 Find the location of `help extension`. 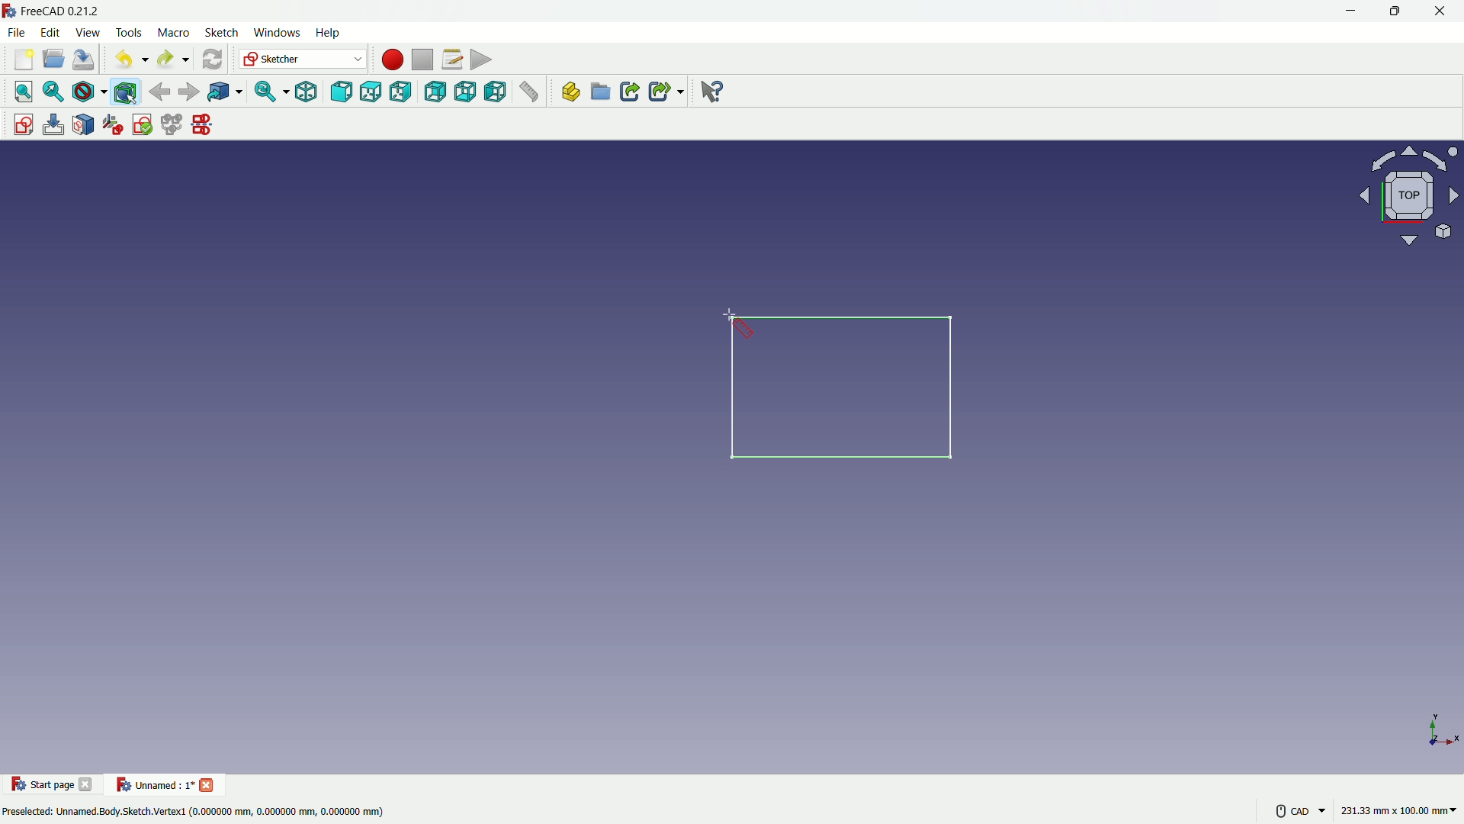

help extension is located at coordinates (713, 92).